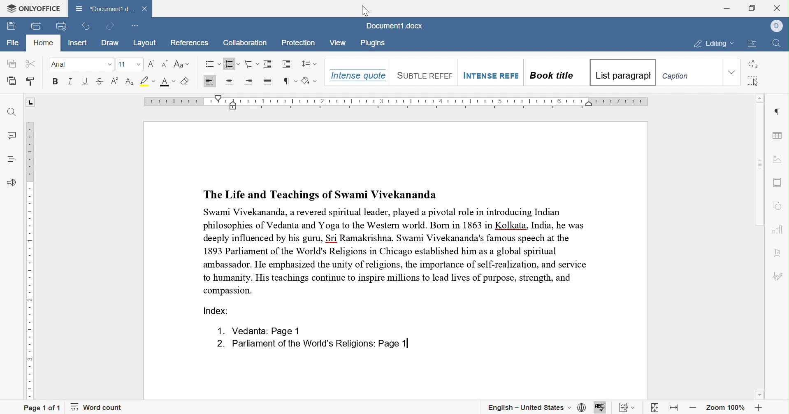  What do you see at coordinates (61, 64) in the screenshot?
I see `arial` at bounding box center [61, 64].